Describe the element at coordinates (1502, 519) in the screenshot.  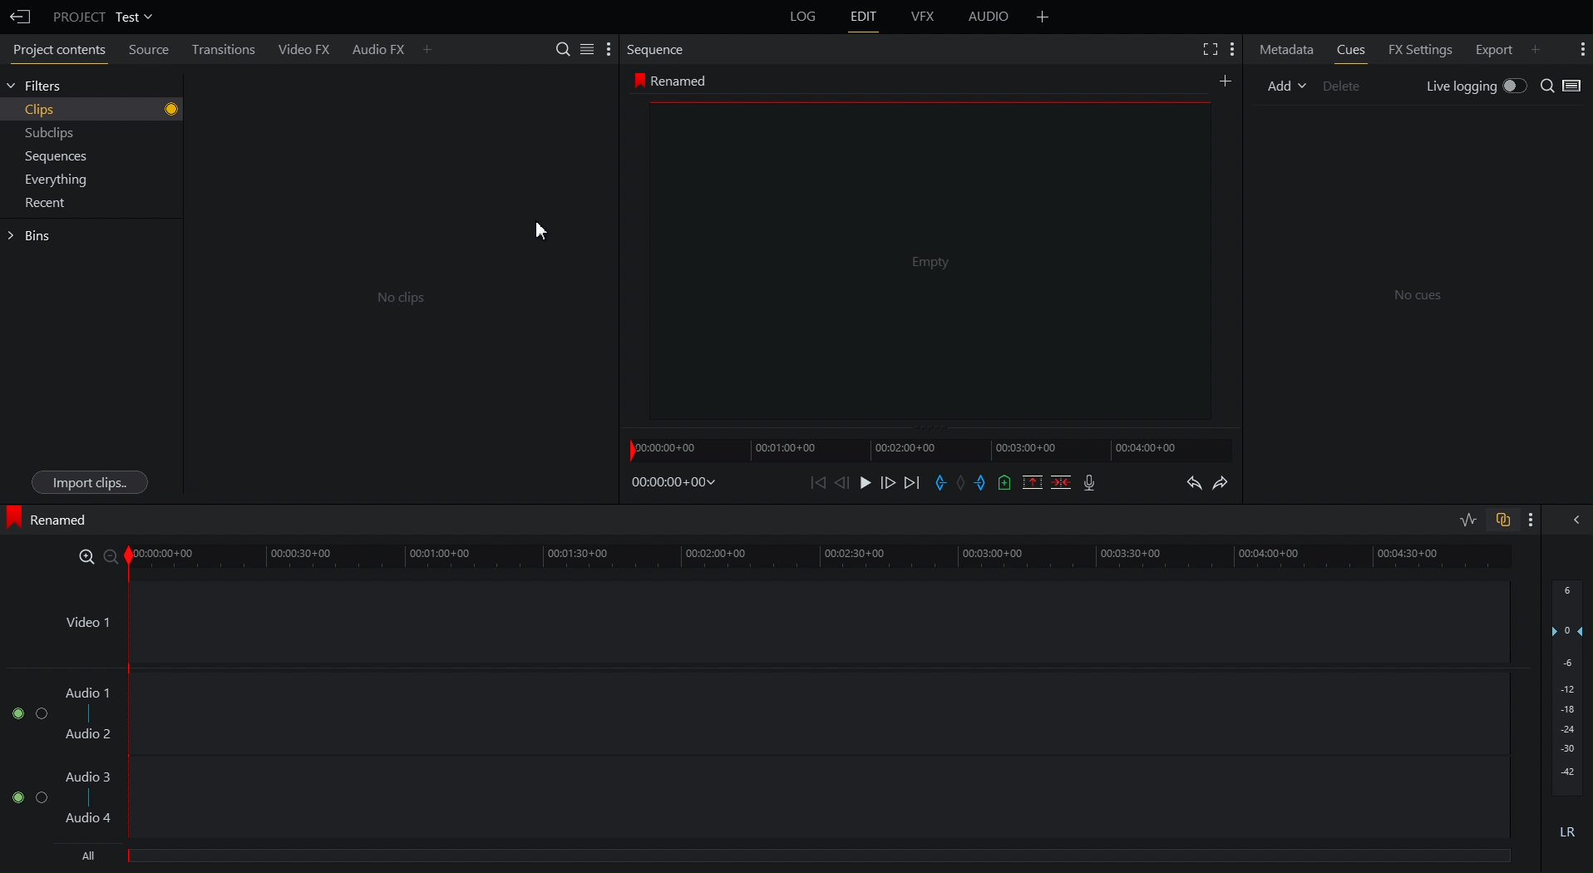
I see `Toggle auto track sync` at that location.